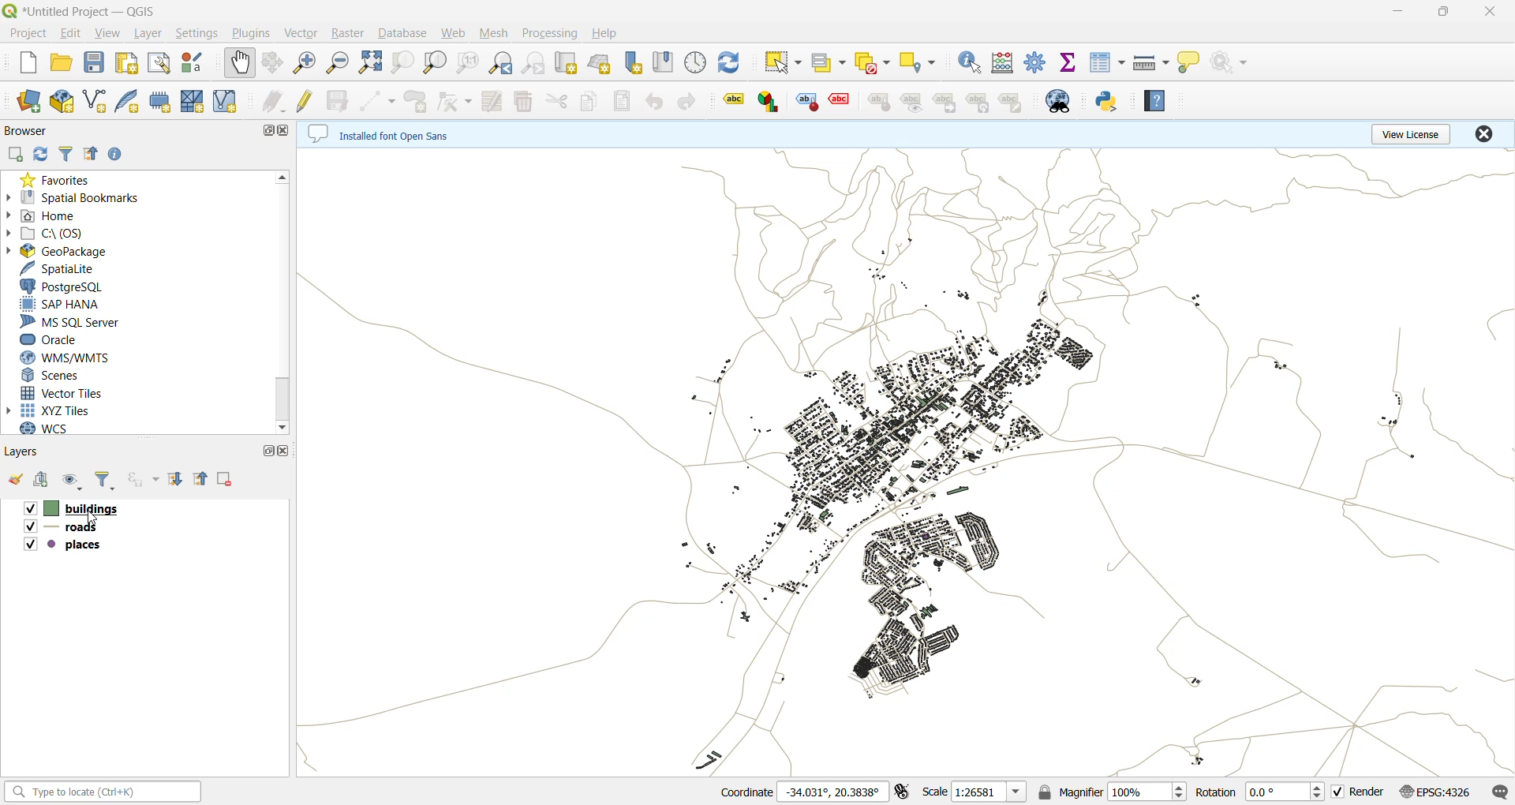  Describe the element at coordinates (176, 479) in the screenshot. I see `expand all` at that location.